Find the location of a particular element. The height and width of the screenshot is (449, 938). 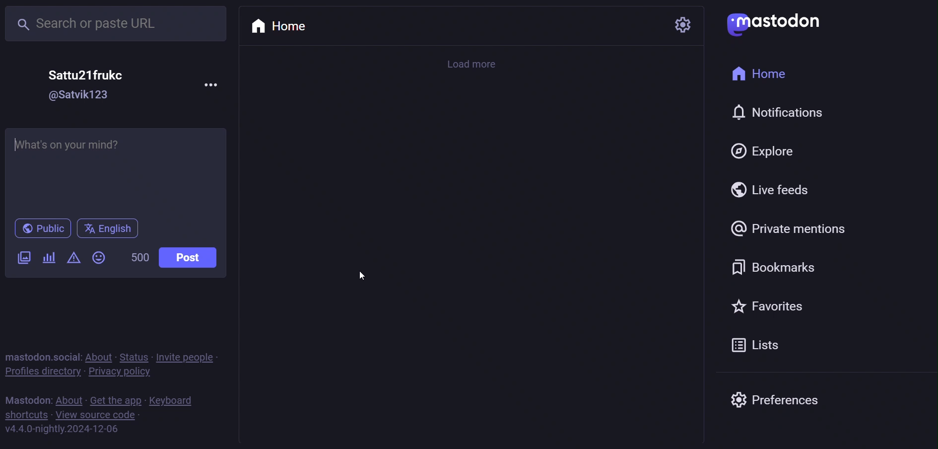

favorite is located at coordinates (769, 308).